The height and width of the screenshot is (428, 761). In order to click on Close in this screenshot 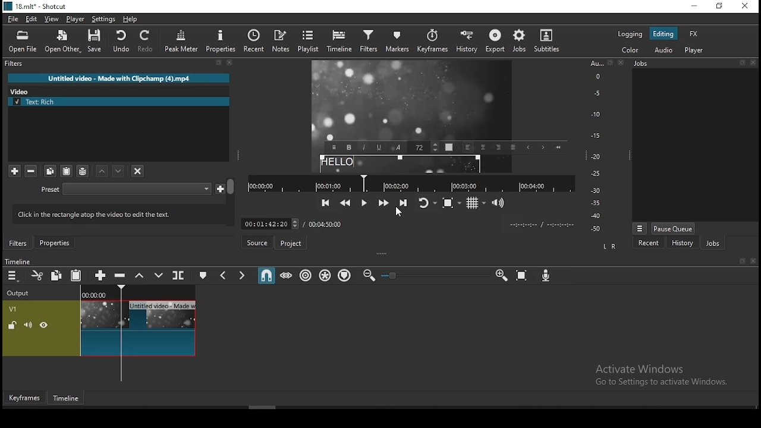, I will do `click(753, 62)`.